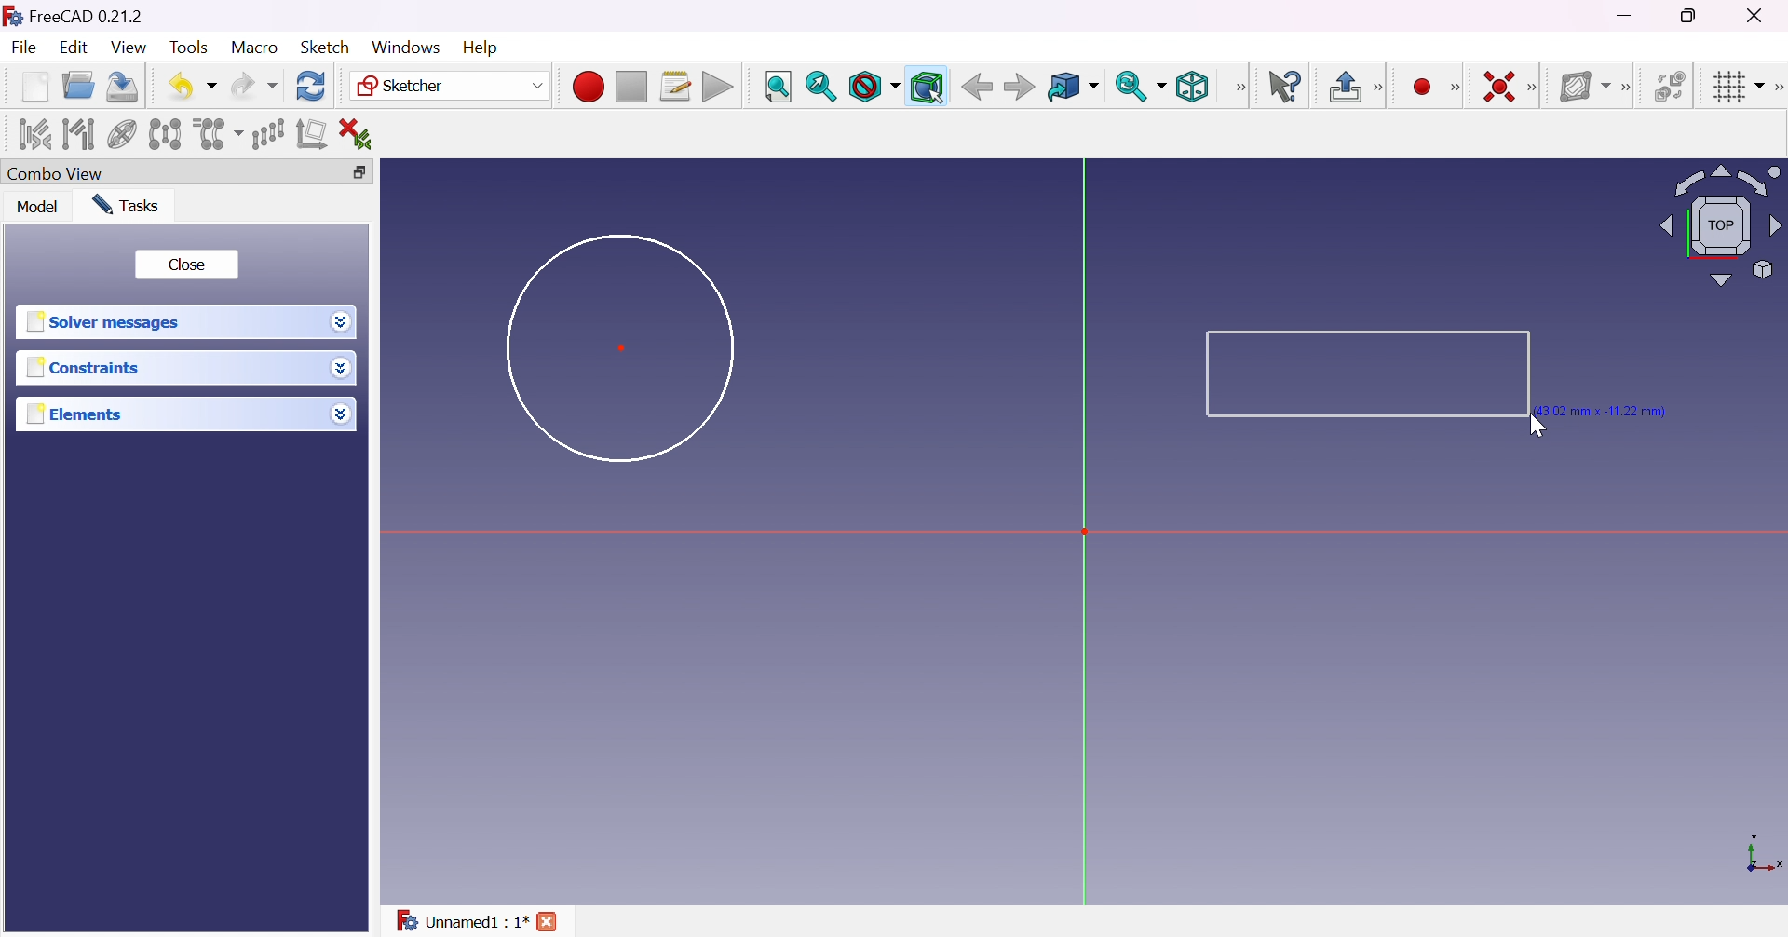 The width and height of the screenshot is (1788, 937). I want to click on Select associated geometry, so click(79, 132).